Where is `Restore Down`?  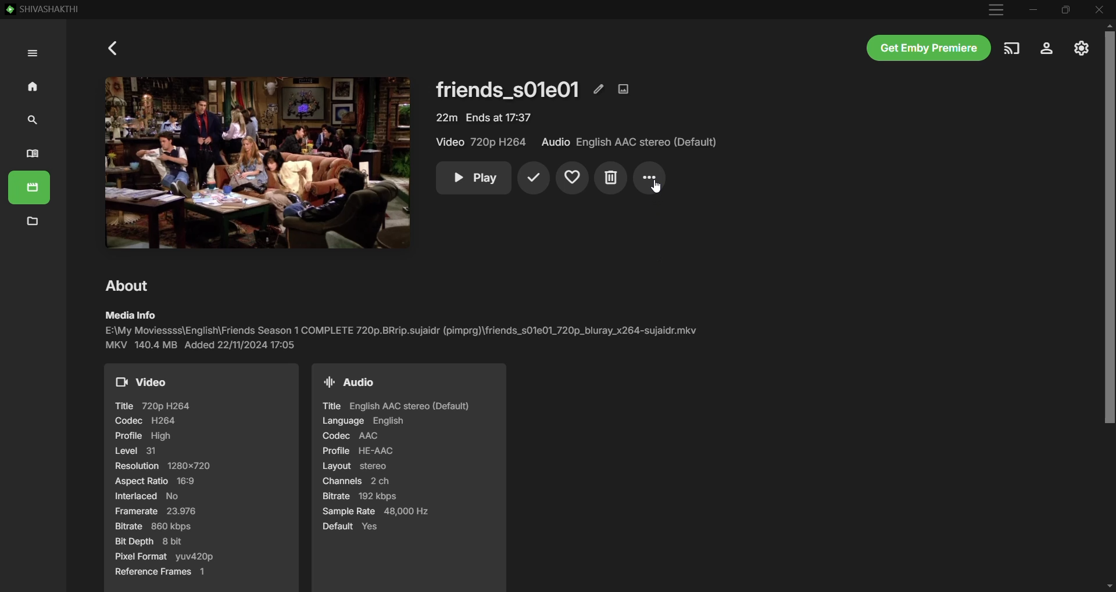
Restore Down is located at coordinates (1065, 9).